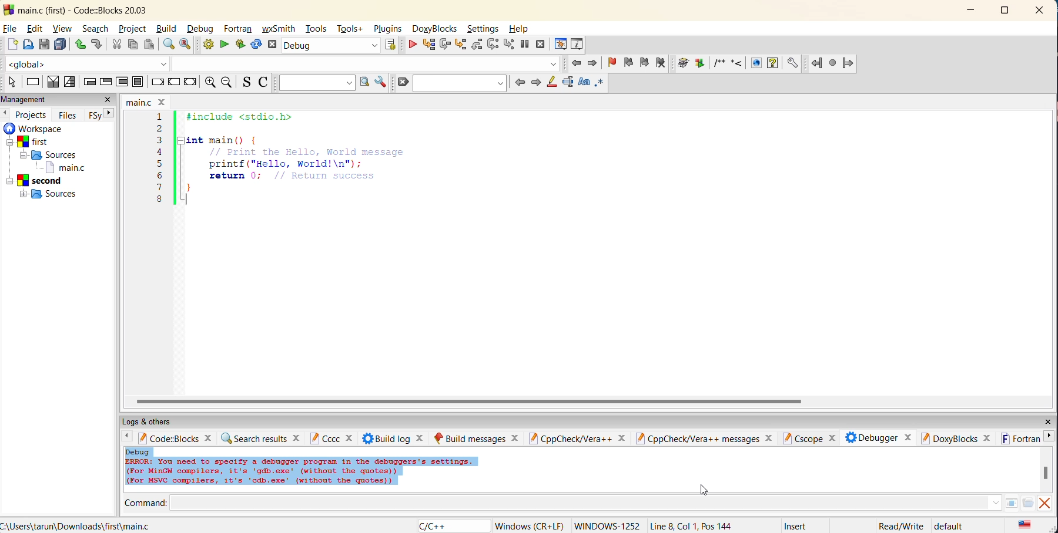 This screenshot has height=533, width=1058. What do you see at coordinates (239, 29) in the screenshot?
I see `fortran` at bounding box center [239, 29].